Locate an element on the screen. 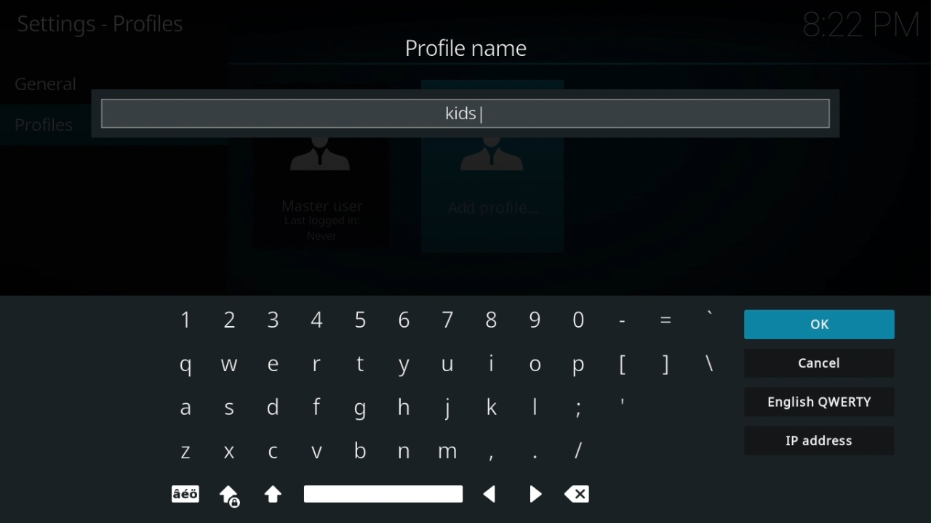 The height and width of the screenshot is (523, 931). backward is located at coordinates (492, 494).